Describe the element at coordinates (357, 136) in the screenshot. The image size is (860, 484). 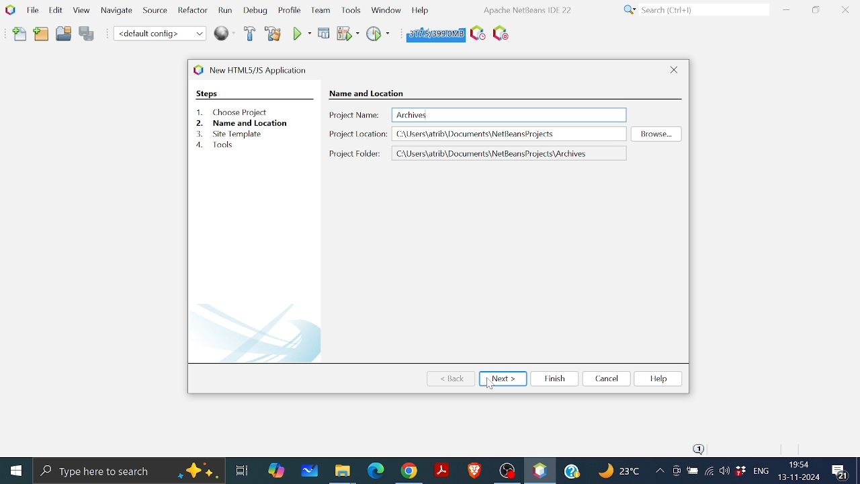
I see `Project Location:` at that location.